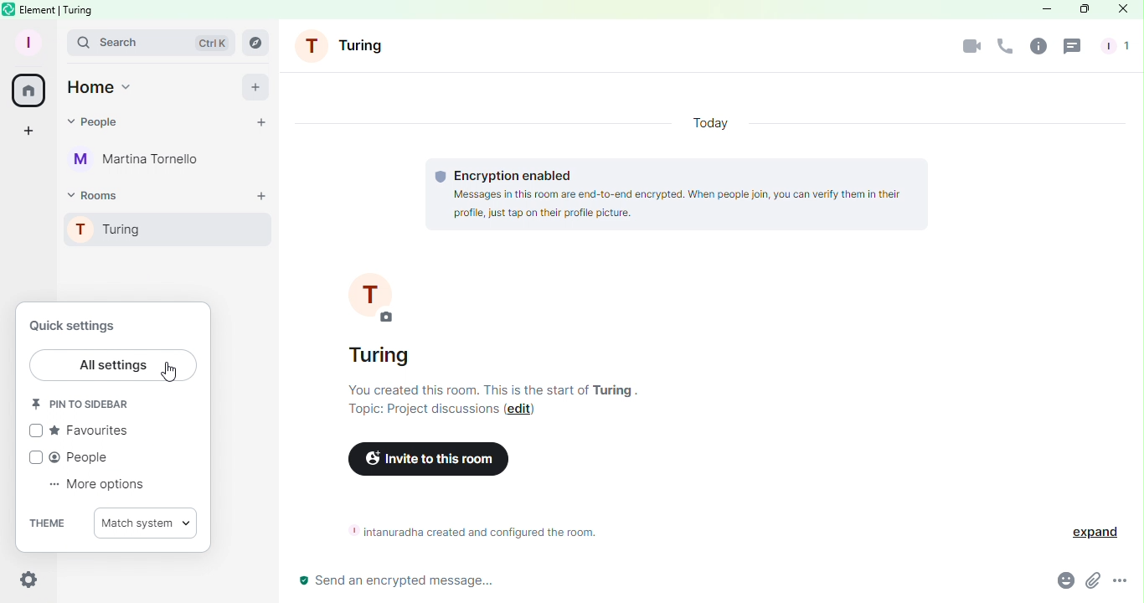 This screenshot has width=1144, height=603. What do you see at coordinates (1123, 13) in the screenshot?
I see `Close` at bounding box center [1123, 13].